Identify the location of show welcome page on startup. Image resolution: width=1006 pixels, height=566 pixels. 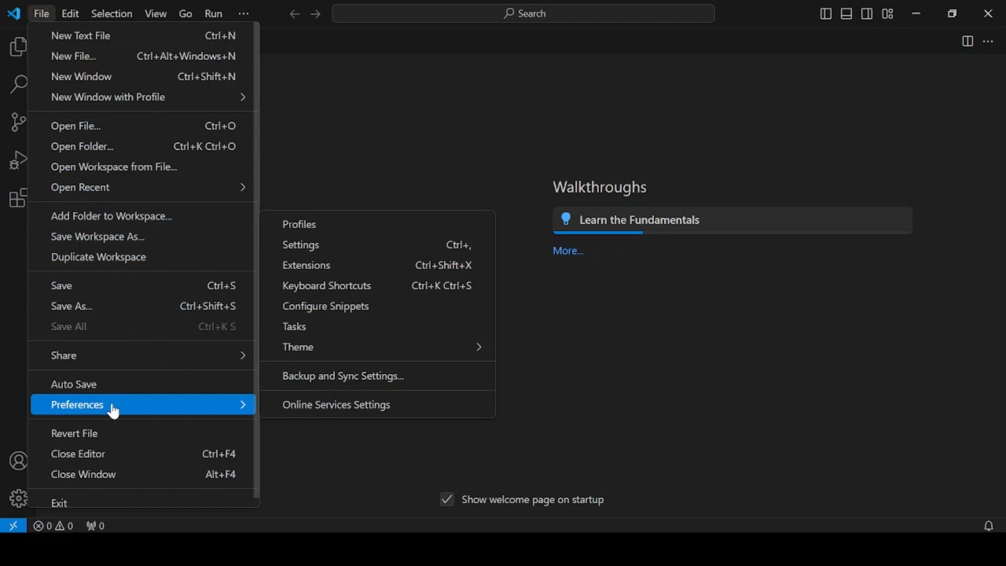
(535, 500).